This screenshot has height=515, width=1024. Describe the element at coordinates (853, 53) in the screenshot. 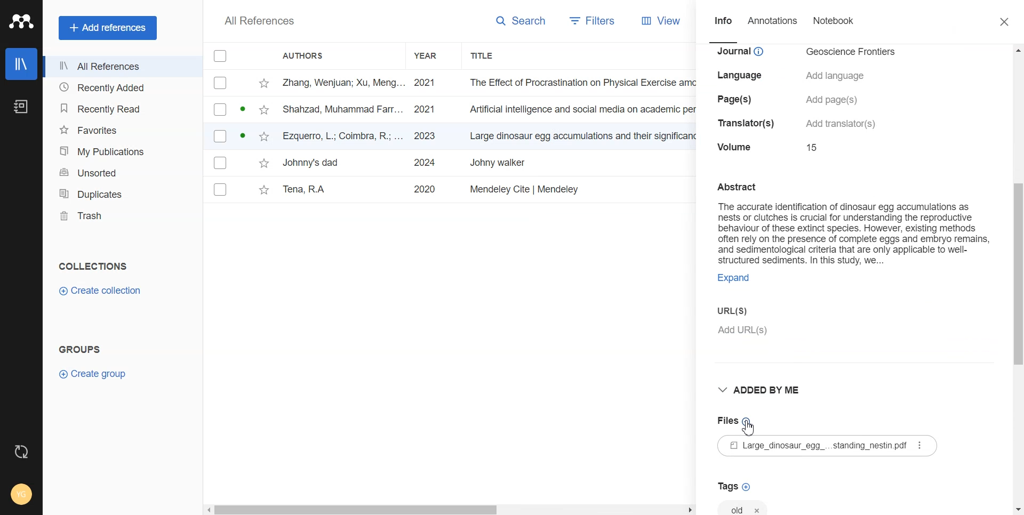

I see `details` at that location.